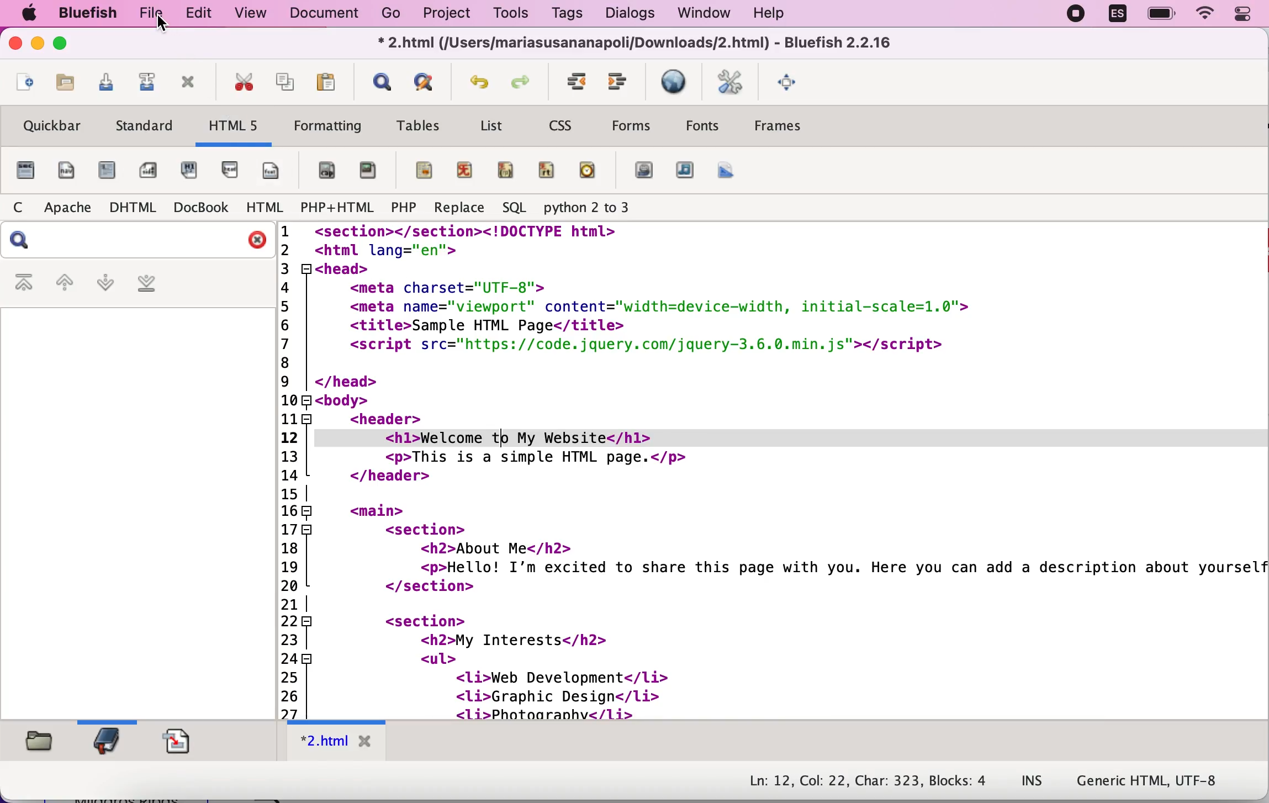 This screenshot has height=803, width=1269. What do you see at coordinates (144, 171) in the screenshot?
I see `aside` at bounding box center [144, 171].